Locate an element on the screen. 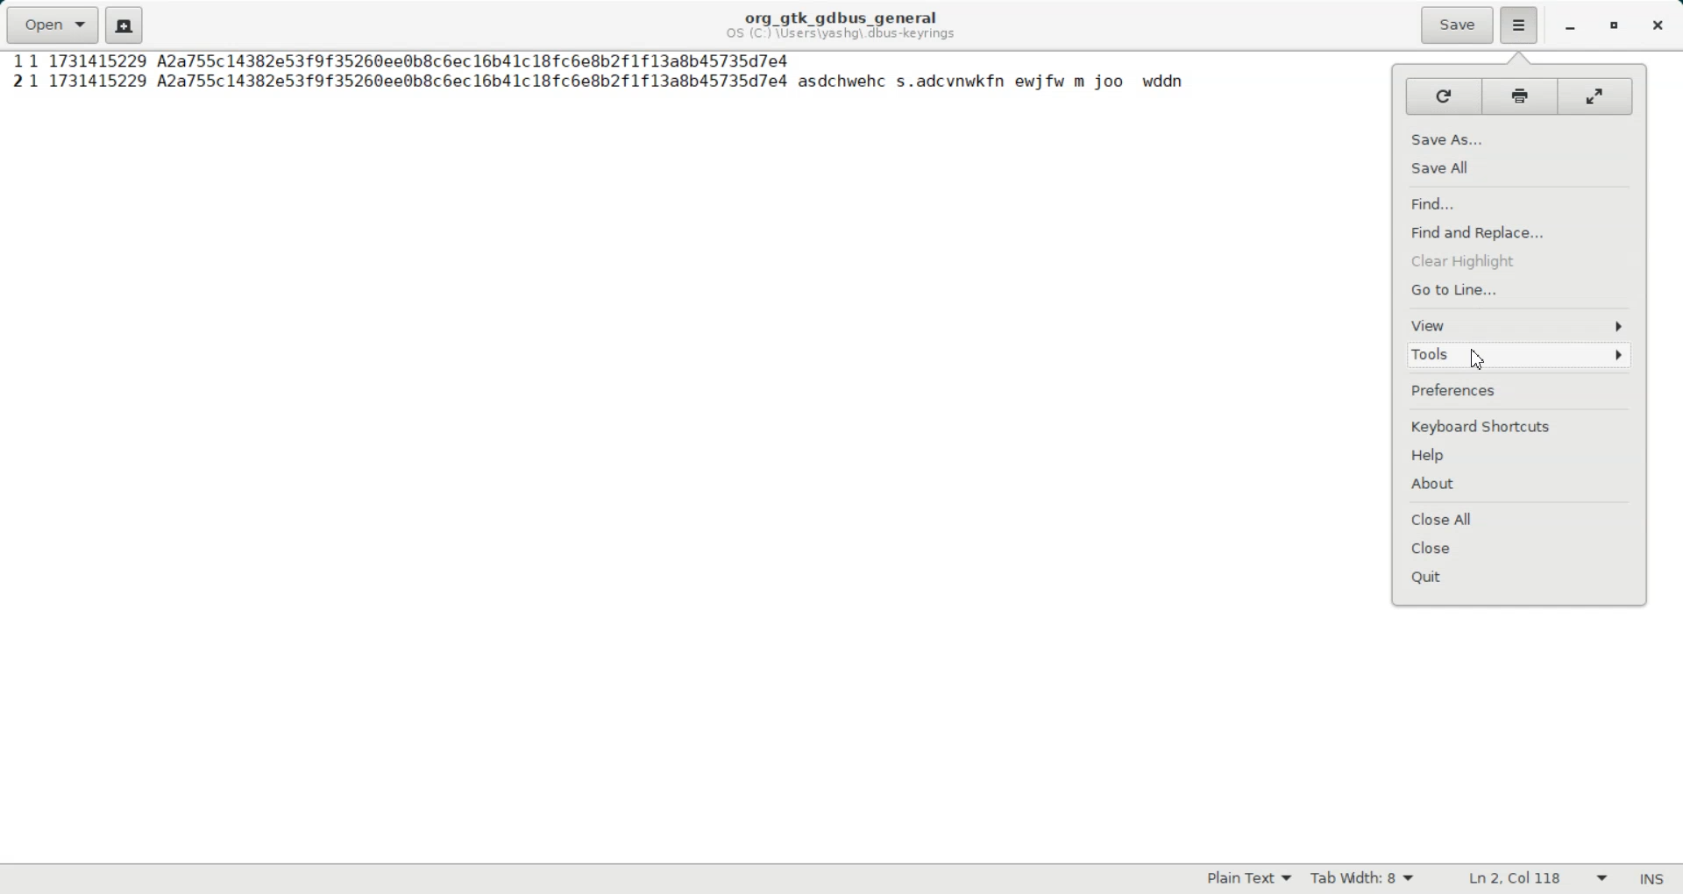  1 1731415229 A2a755c14382e53f9f35260ee0b8cbec16b41c18fc6e8b2f1f13a8b45735d7e4
1 1731415229 A2a755c14382e53f9f35260ee0b8cbec16b41c18fc6e8b2f1f13a8b45735d7e4 asdchwehc s.adcvnwkfn ewjfw m joo wddn is located at coordinates (609, 74).